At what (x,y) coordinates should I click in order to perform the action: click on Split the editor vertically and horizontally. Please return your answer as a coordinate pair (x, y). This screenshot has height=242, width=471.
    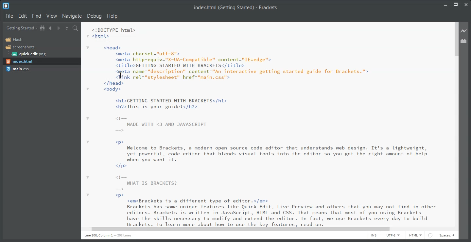
    Looking at the image, I should click on (67, 28).